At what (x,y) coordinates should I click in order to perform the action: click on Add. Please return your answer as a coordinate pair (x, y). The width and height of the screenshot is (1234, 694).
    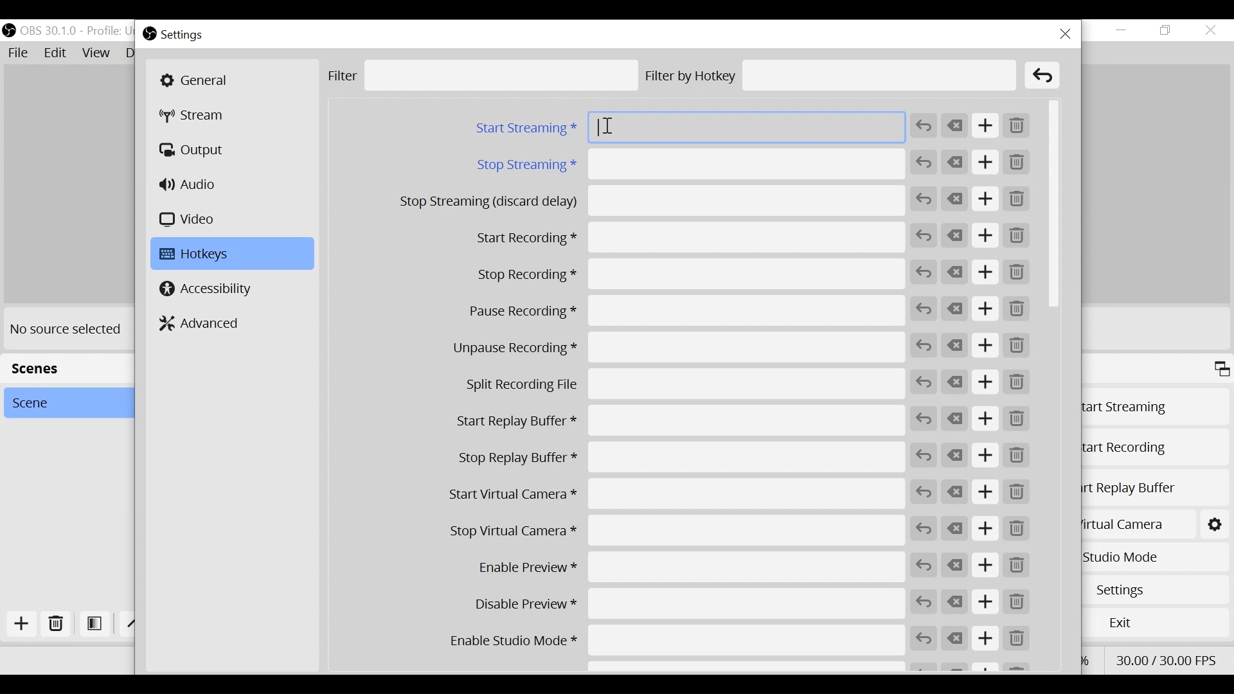
    Looking at the image, I should click on (986, 456).